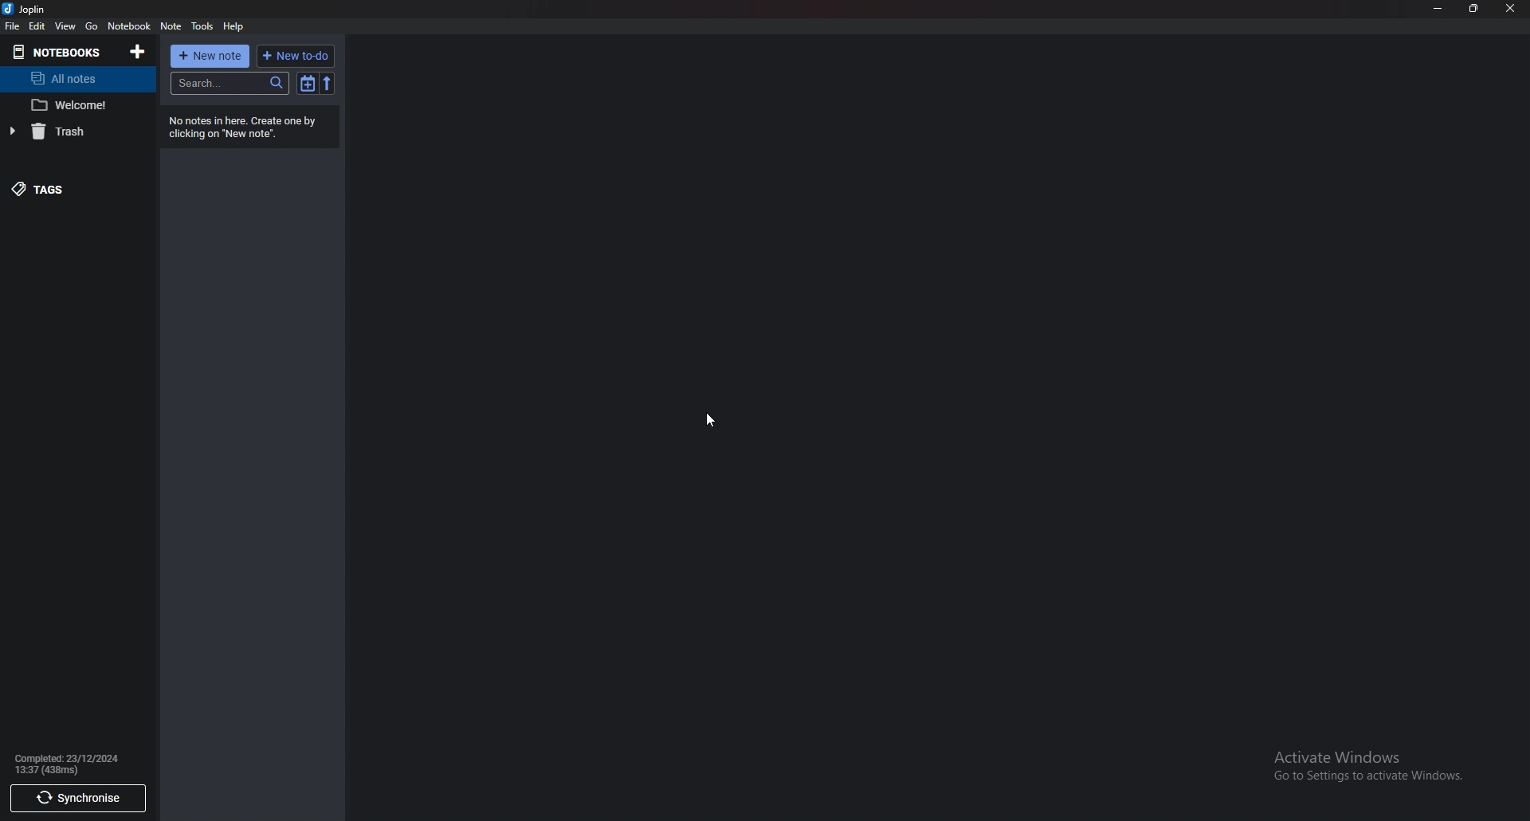  Describe the element at coordinates (233, 26) in the screenshot. I see `help` at that location.